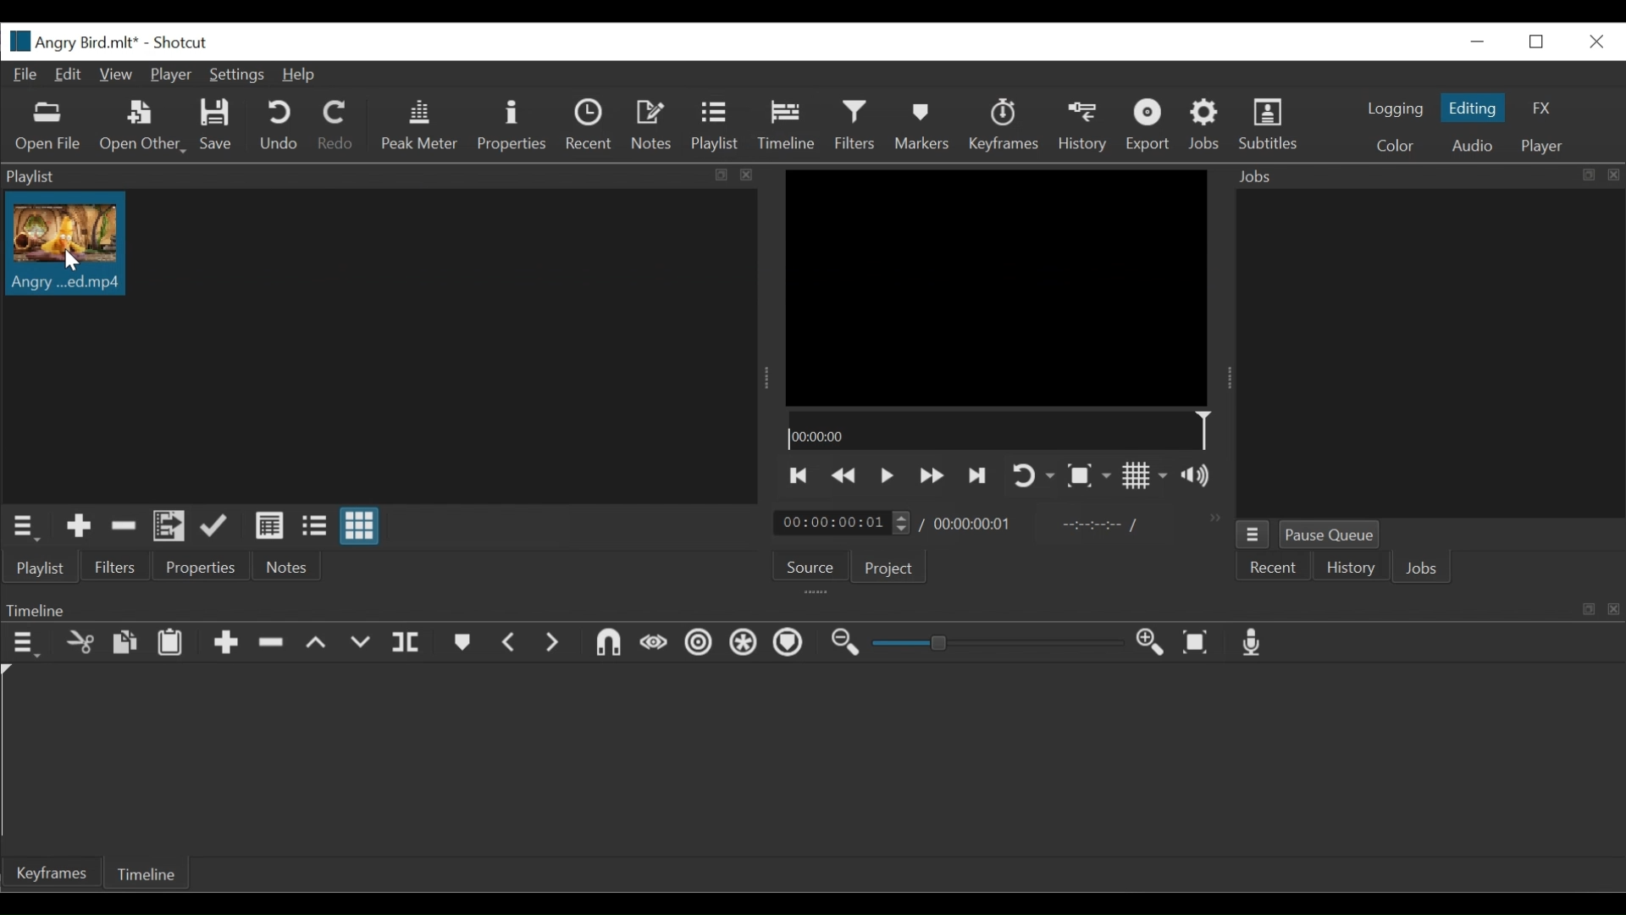 The height and width of the screenshot is (915, 1626). Describe the element at coordinates (799, 475) in the screenshot. I see `Skip to the previous point` at that location.